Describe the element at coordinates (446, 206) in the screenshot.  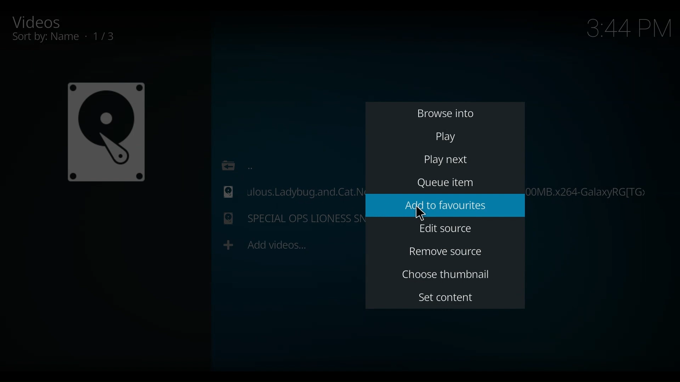
I see `Add to files` at that location.